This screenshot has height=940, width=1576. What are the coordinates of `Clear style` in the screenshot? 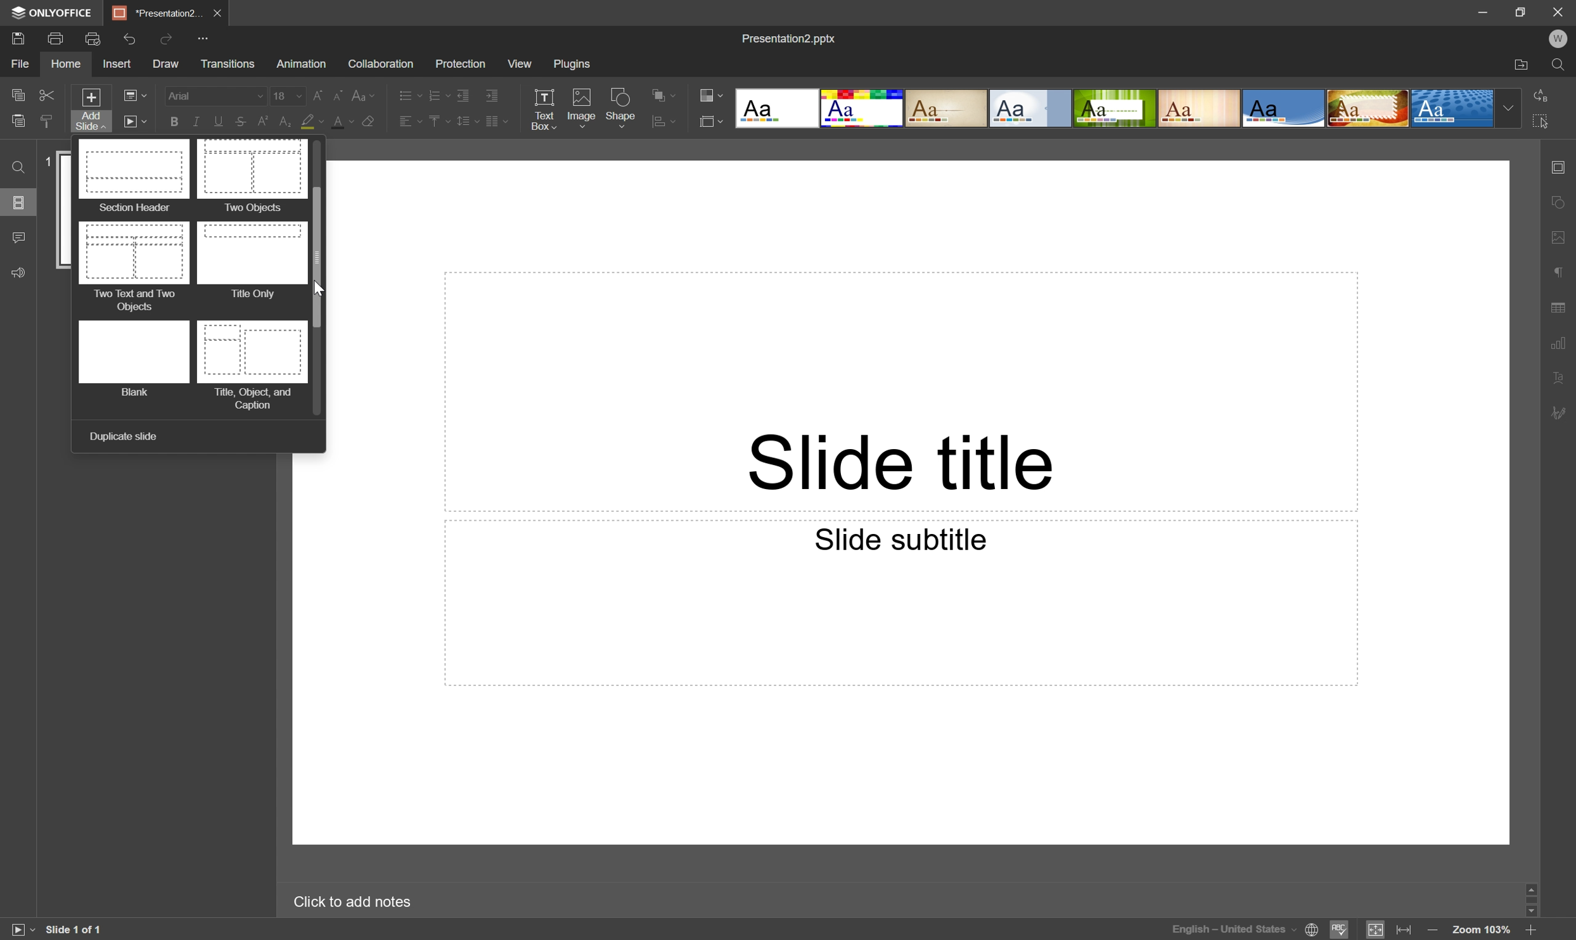 It's located at (369, 124).